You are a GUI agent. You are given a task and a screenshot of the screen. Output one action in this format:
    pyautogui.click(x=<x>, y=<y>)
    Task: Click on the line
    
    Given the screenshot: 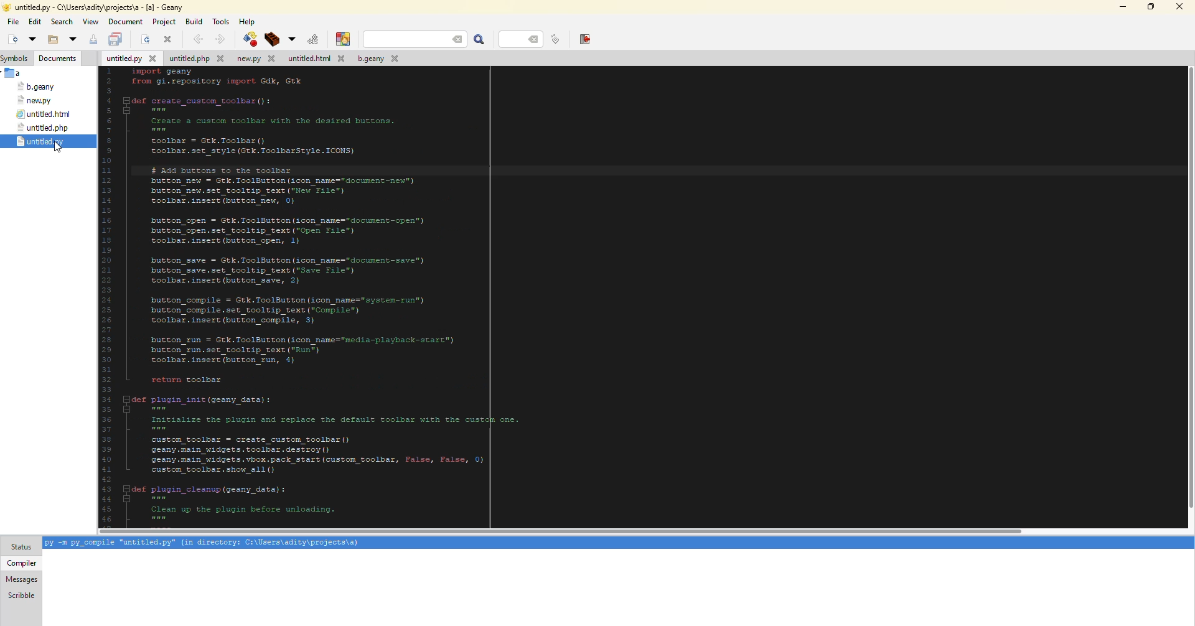 What is the action you would take?
    pyautogui.click(x=520, y=40)
    